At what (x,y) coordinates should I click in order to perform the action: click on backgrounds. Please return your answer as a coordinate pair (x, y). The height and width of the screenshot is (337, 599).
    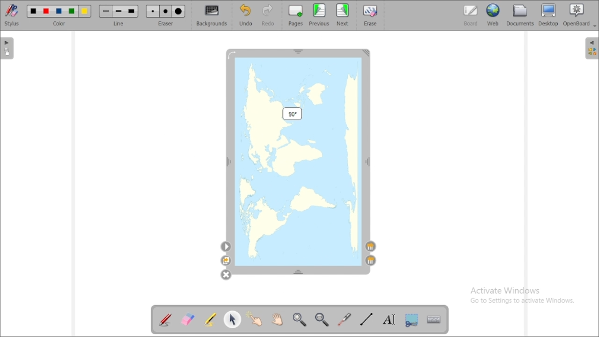
    Looking at the image, I should click on (211, 15).